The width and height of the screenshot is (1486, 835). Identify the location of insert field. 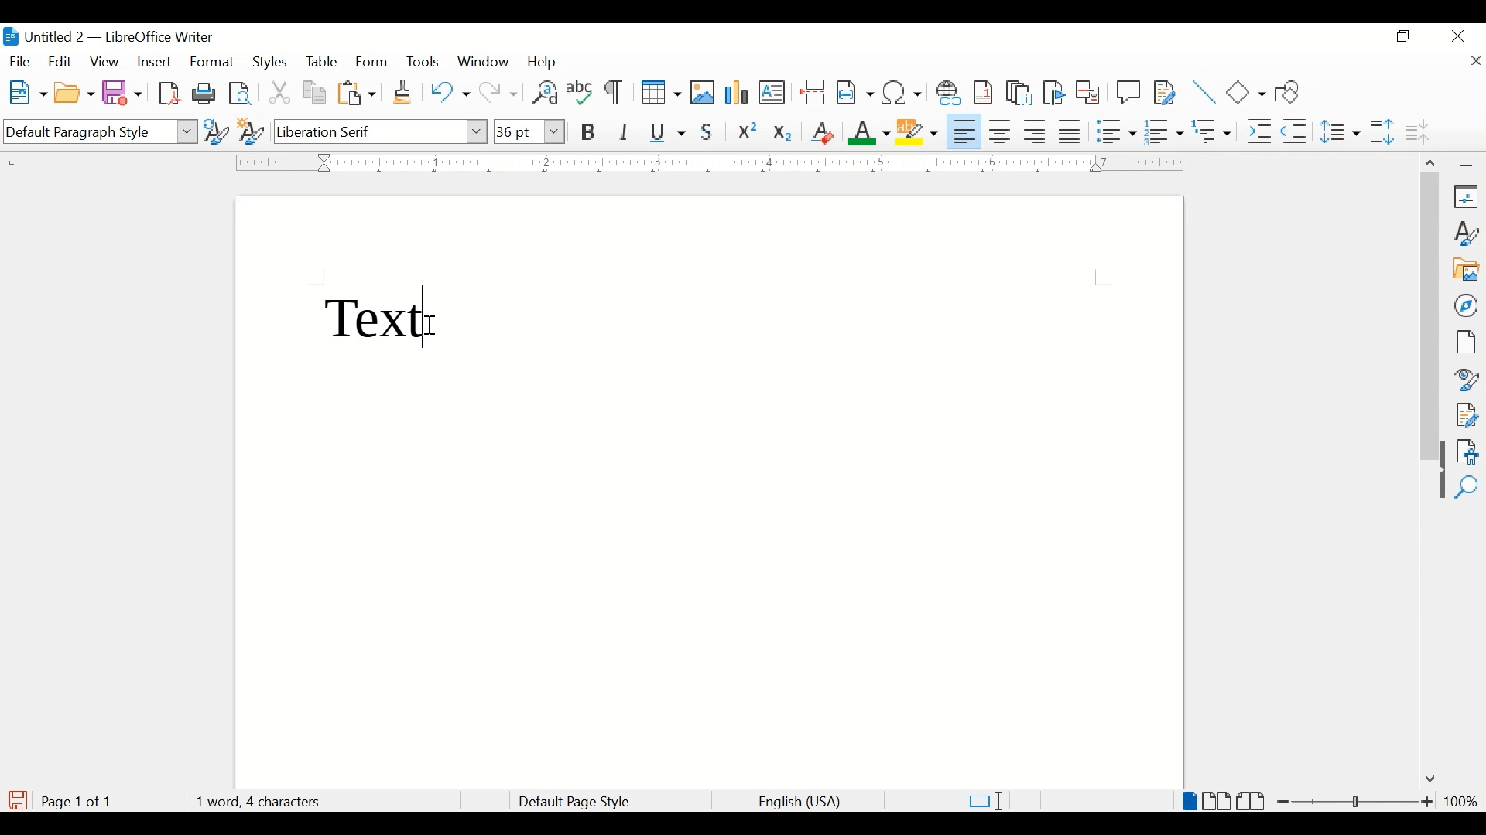
(855, 92).